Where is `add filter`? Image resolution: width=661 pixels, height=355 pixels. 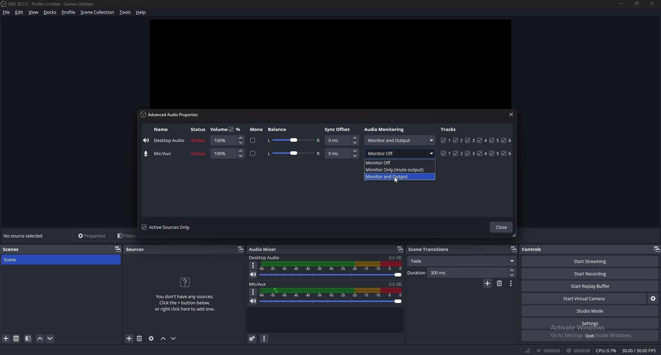 add filter is located at coordinates (6, 338).